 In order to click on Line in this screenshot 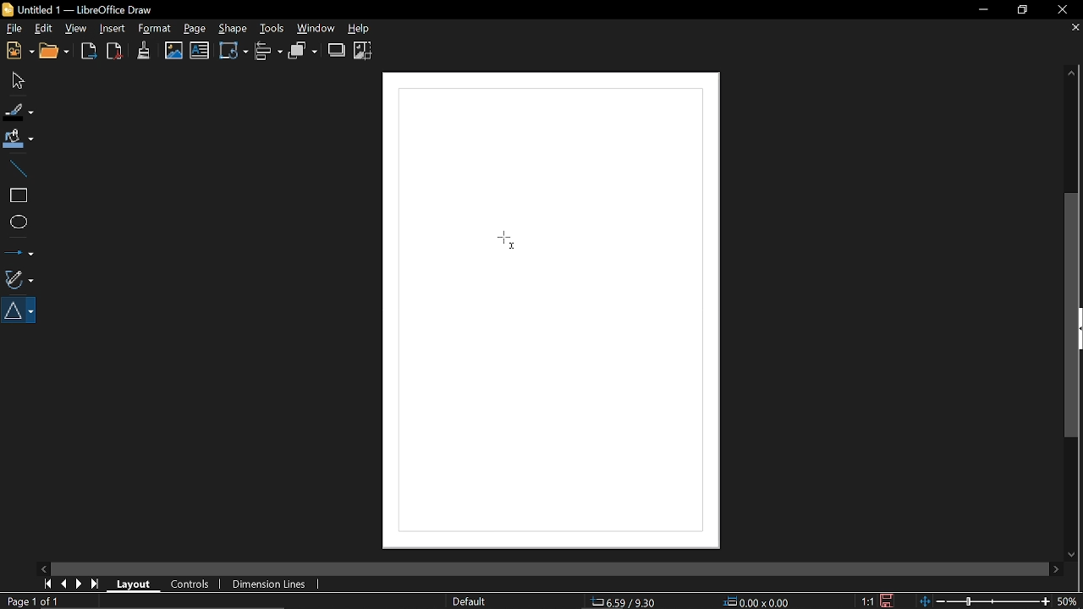, I will do `click(16, 167)`.